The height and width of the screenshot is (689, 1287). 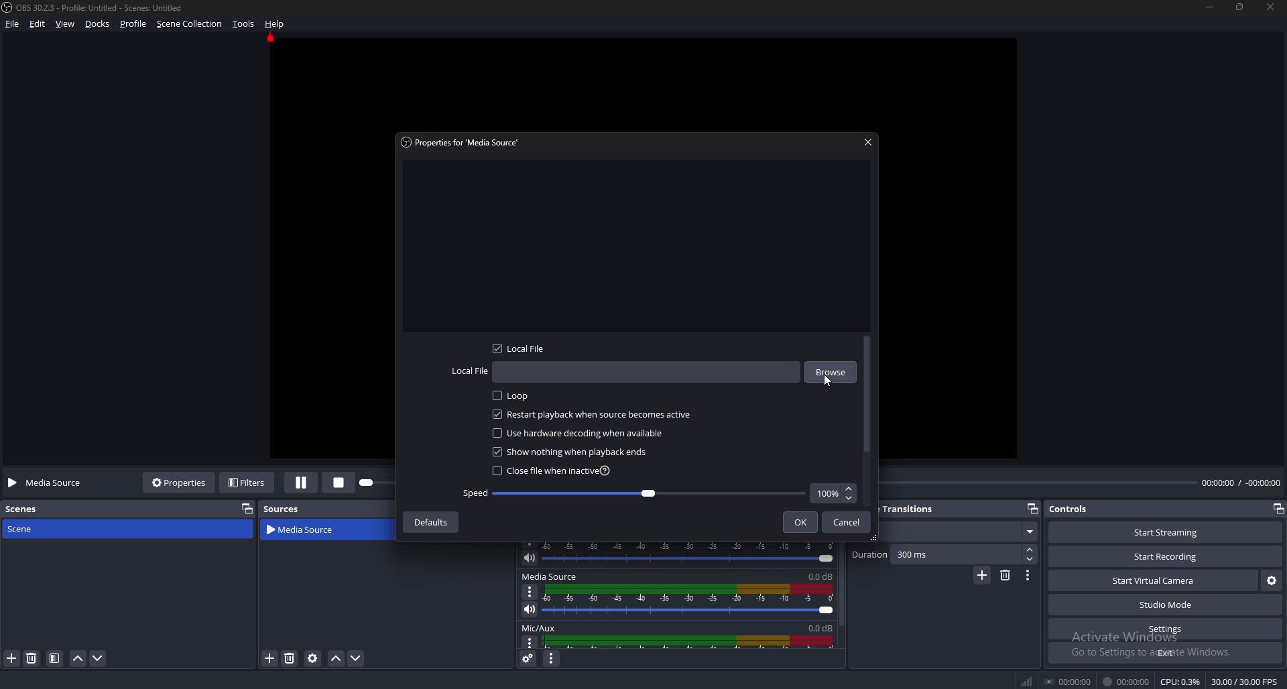 What do you see at coordinates (692, 641) in the screenshot?
I see `mic/aux volume` at bounding box center [692, 641].